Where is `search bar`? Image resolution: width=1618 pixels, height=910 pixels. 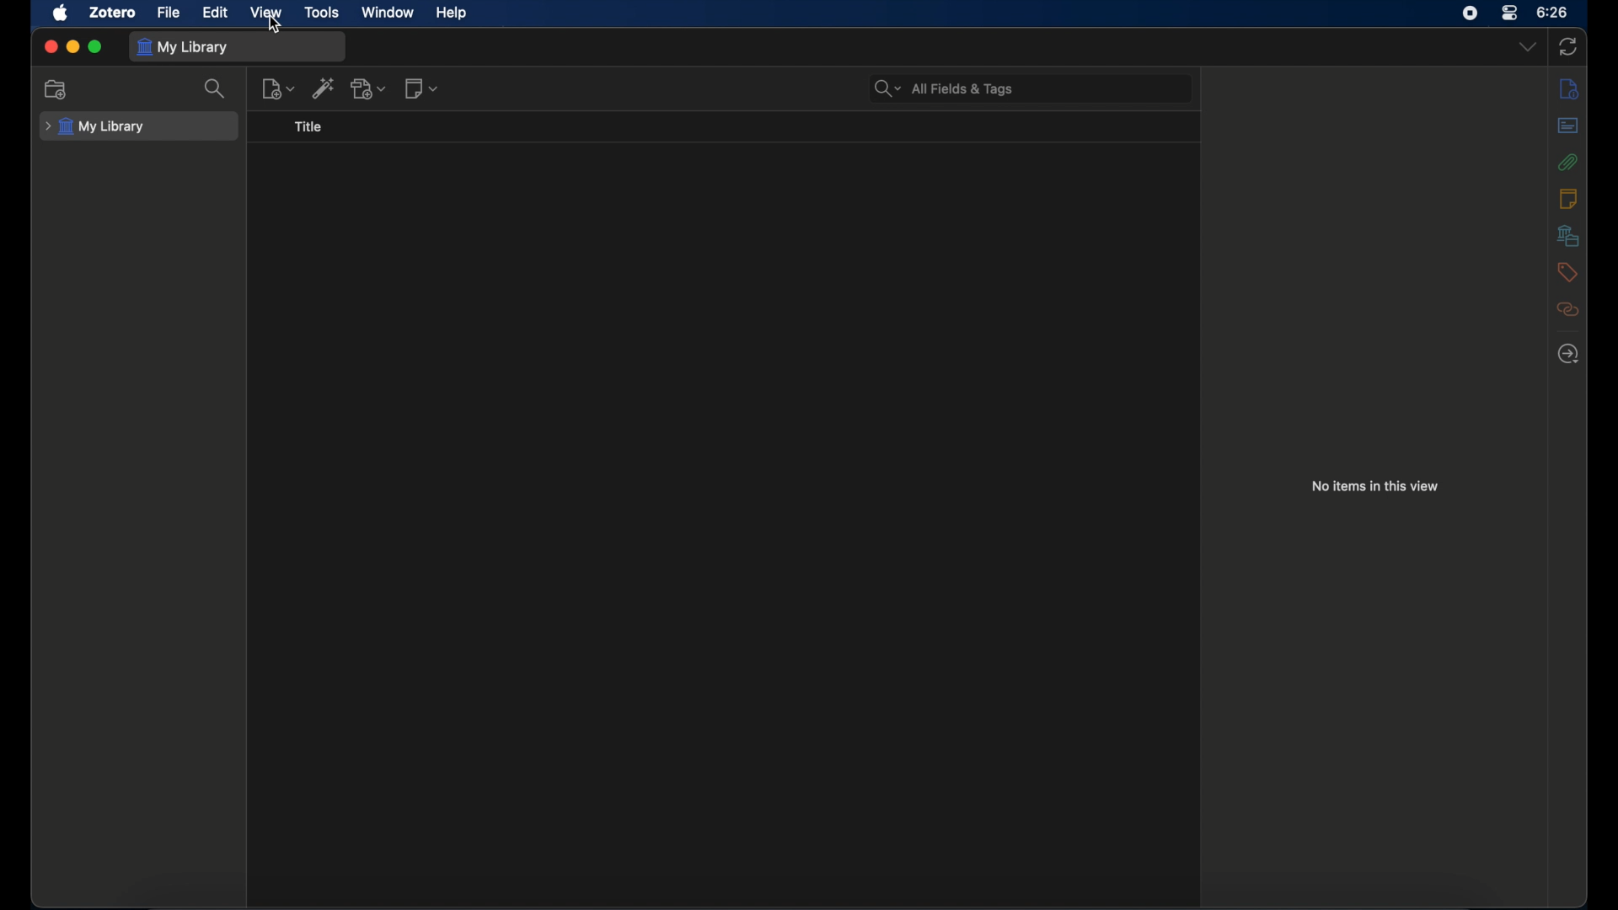 search bar is located at coordinates (942, 89).